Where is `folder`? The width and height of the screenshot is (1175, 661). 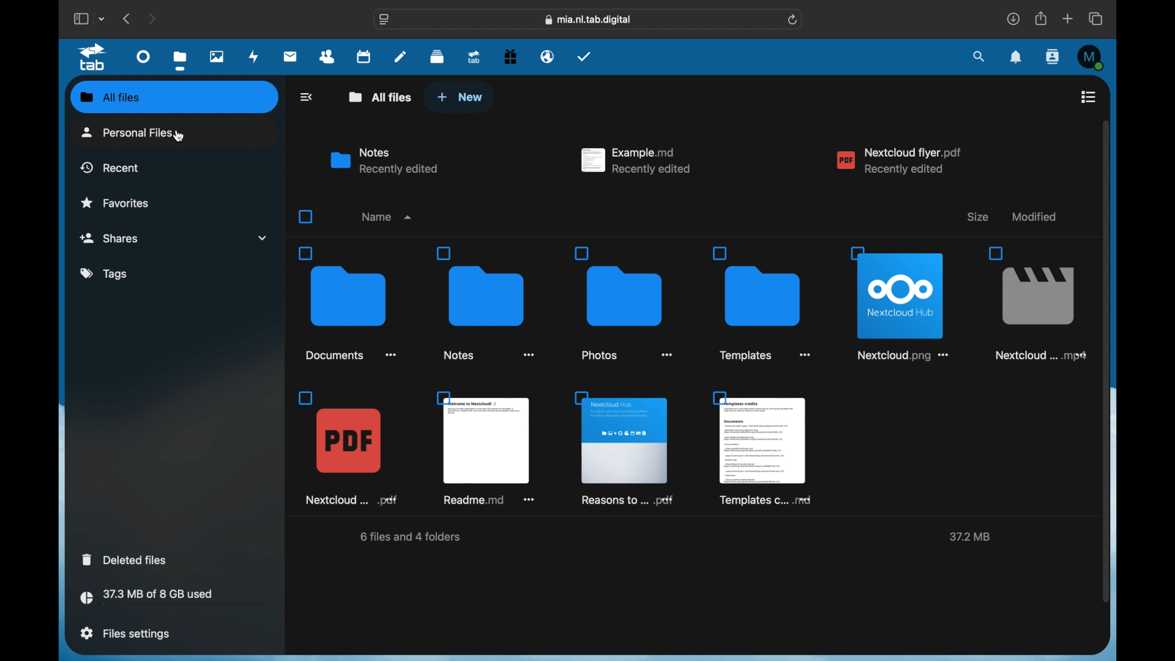
folder is located at coordinates (348, 304).